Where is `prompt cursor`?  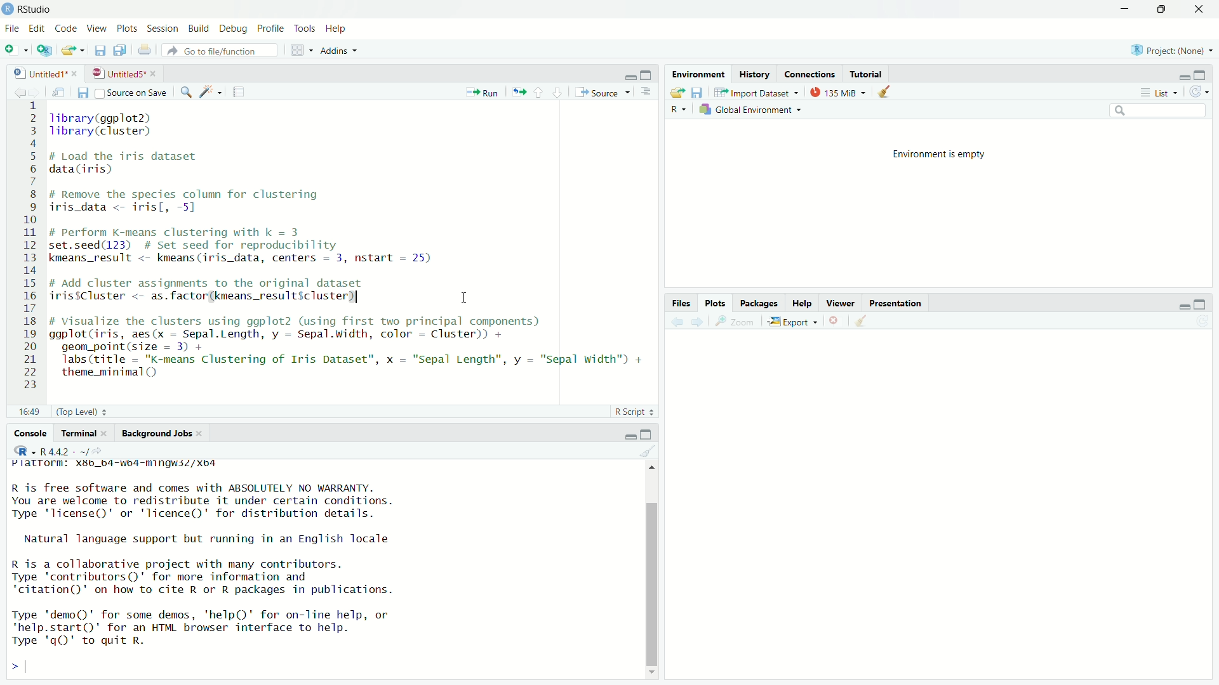
prompt cursor is located at coordinates (11, 669).